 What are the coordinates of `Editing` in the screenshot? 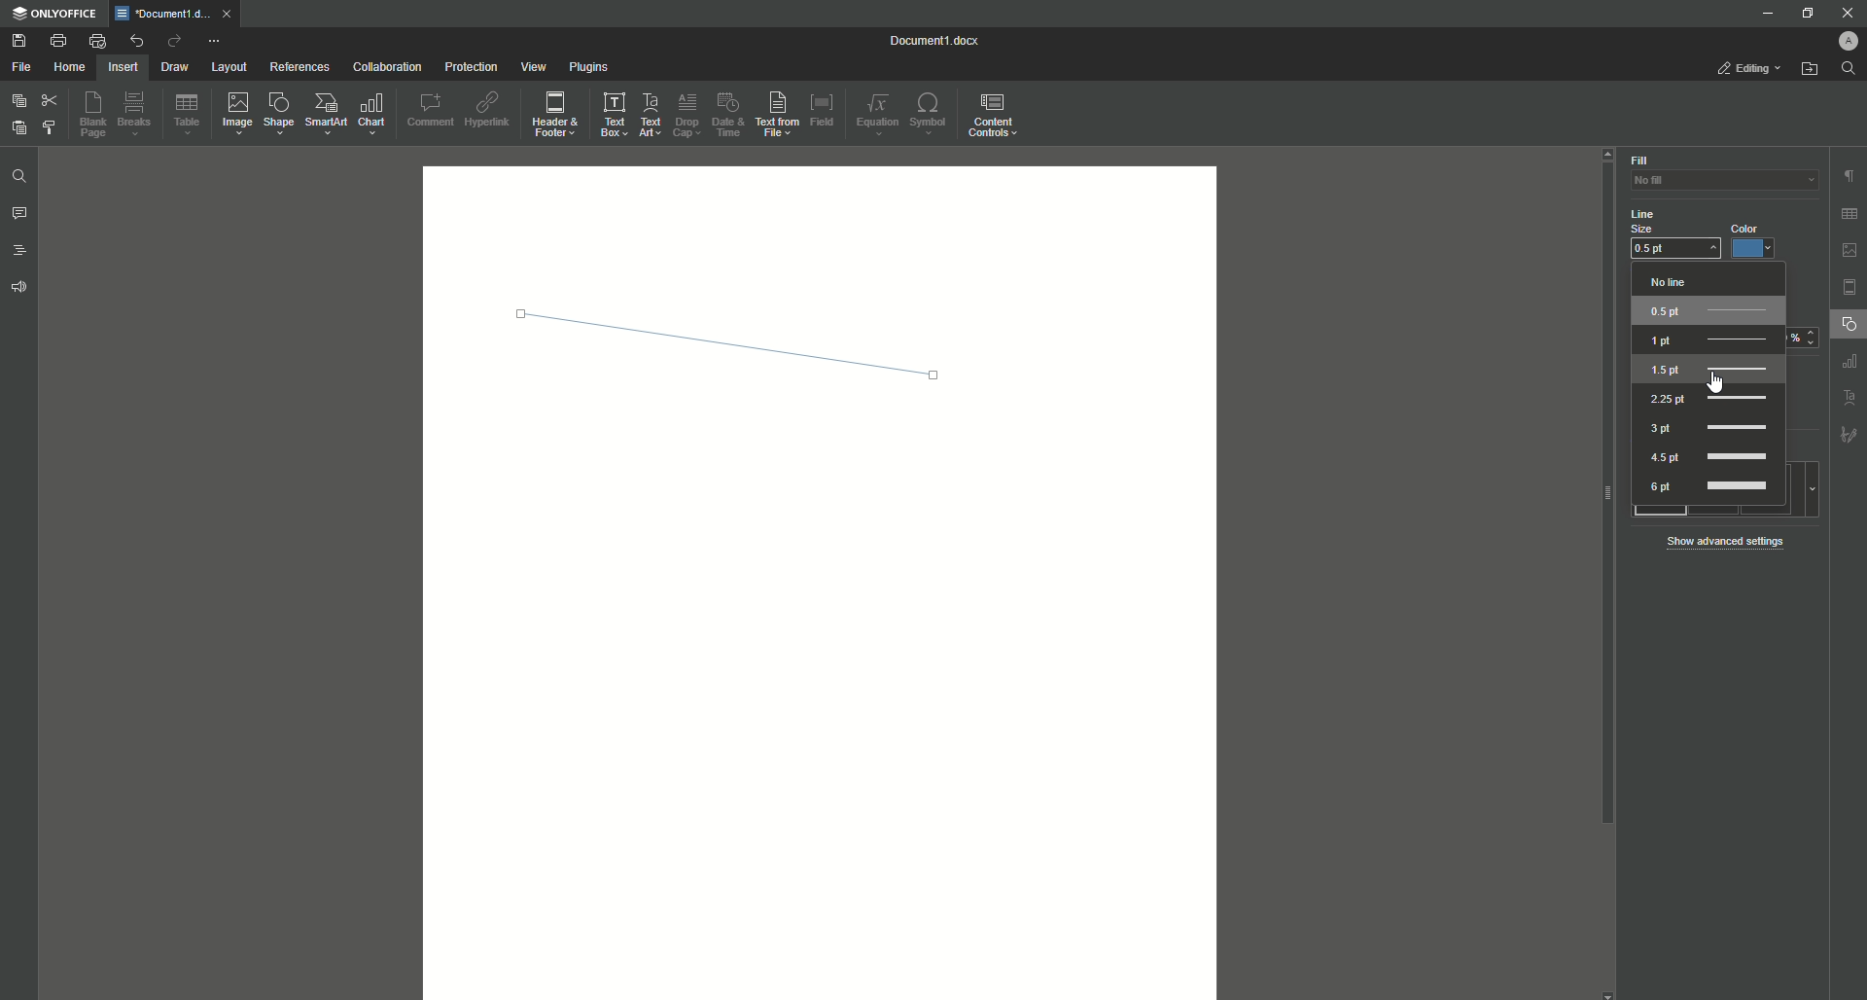 It's located at (1744, 69).